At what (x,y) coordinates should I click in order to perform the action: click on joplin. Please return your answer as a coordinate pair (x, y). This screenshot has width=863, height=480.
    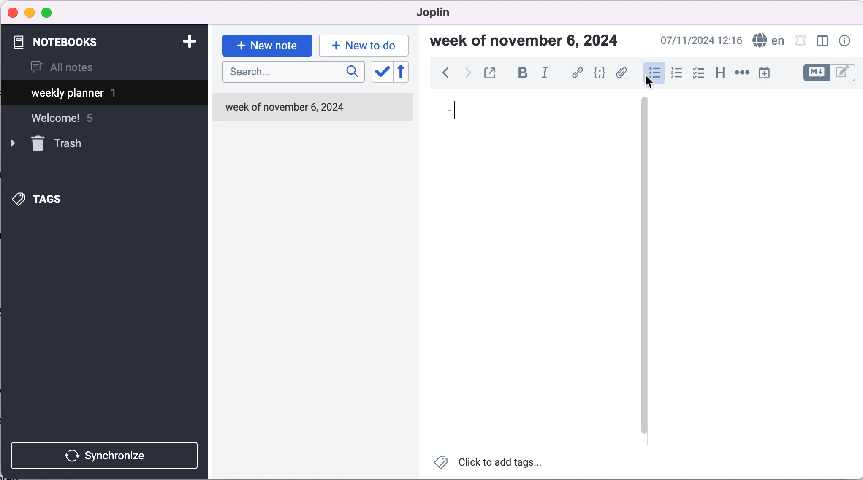
    Looking at the image, I should click on (446, 13).